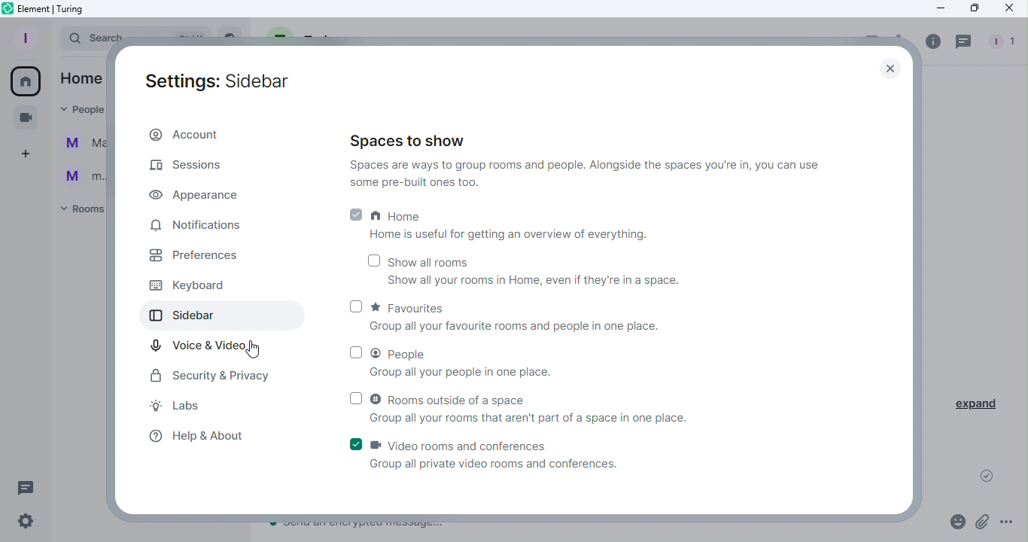 This screenshot has height=542, width=1028. Describe the element at coordinates (215, 77) in the screenshot. I see `Setting: Sidebar` at that location.